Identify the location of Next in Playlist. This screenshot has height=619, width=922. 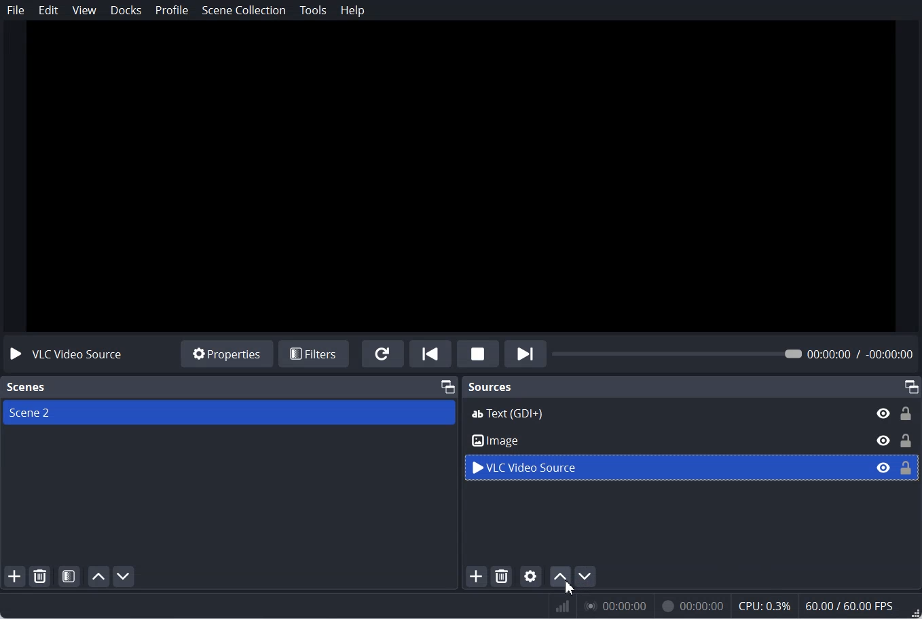
(525, 353).